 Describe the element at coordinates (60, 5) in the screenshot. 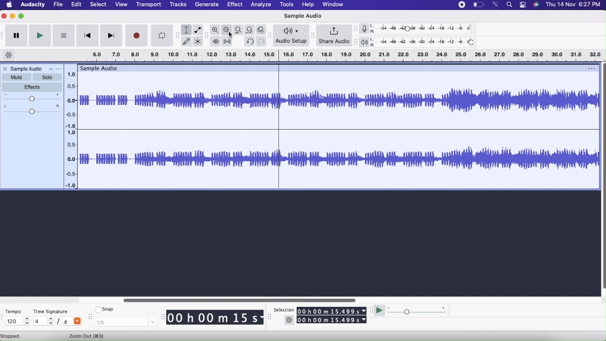

I see `File` at that location.